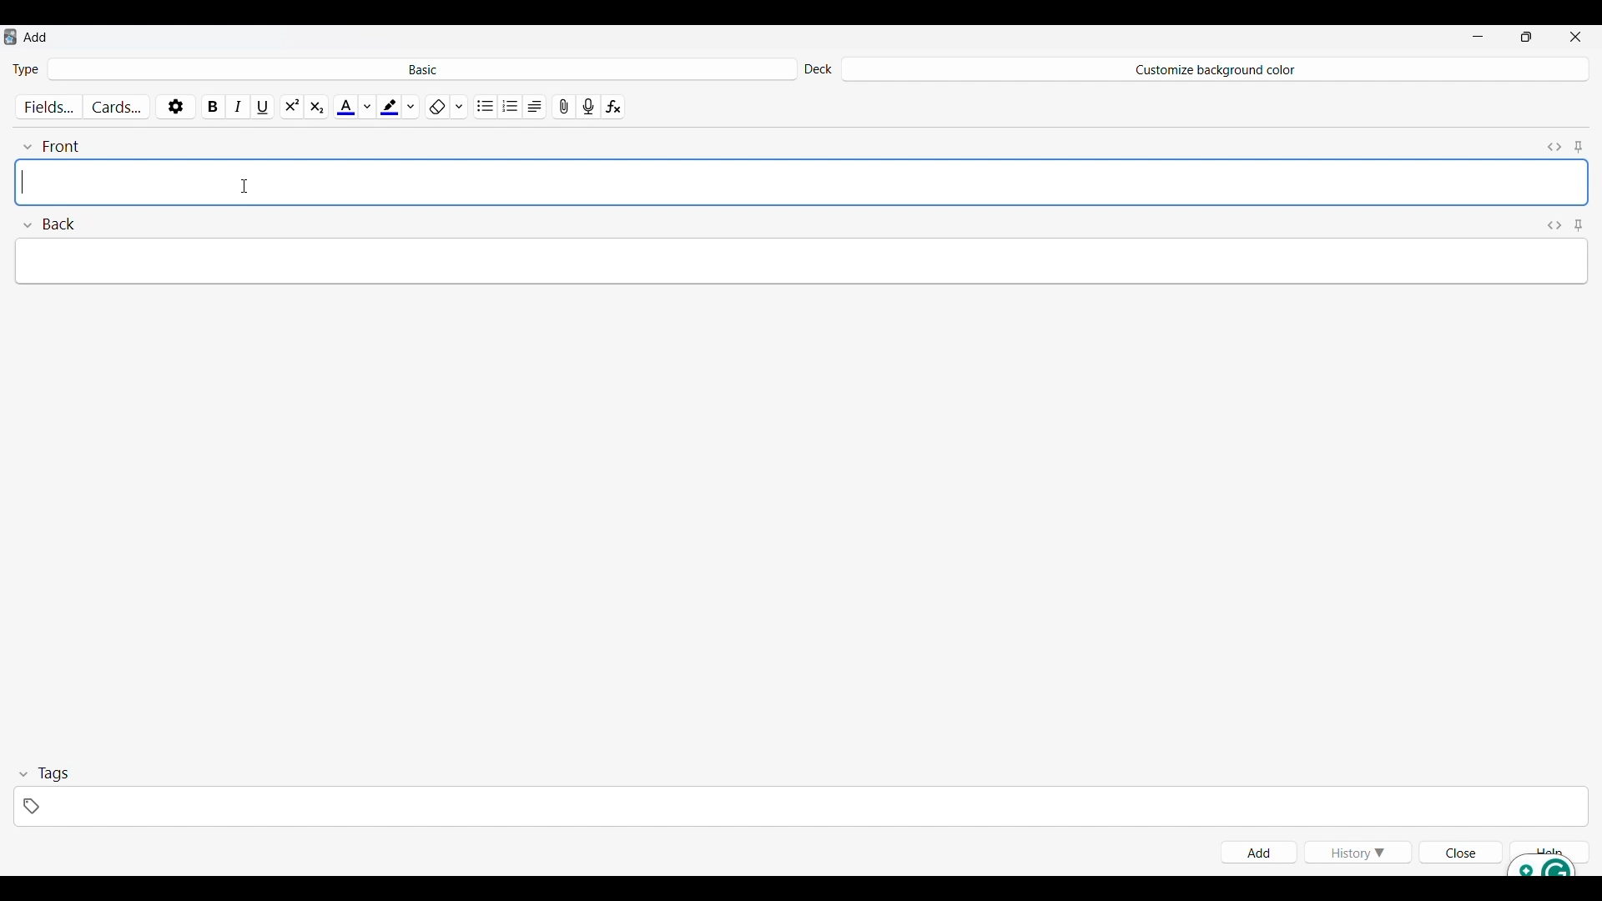 The height and width of the screenshot is (901, 1602). What do you see at coordinates (436, 104) in the screenshot?
I see `Remove formatting` at bounding box center [436, 104].